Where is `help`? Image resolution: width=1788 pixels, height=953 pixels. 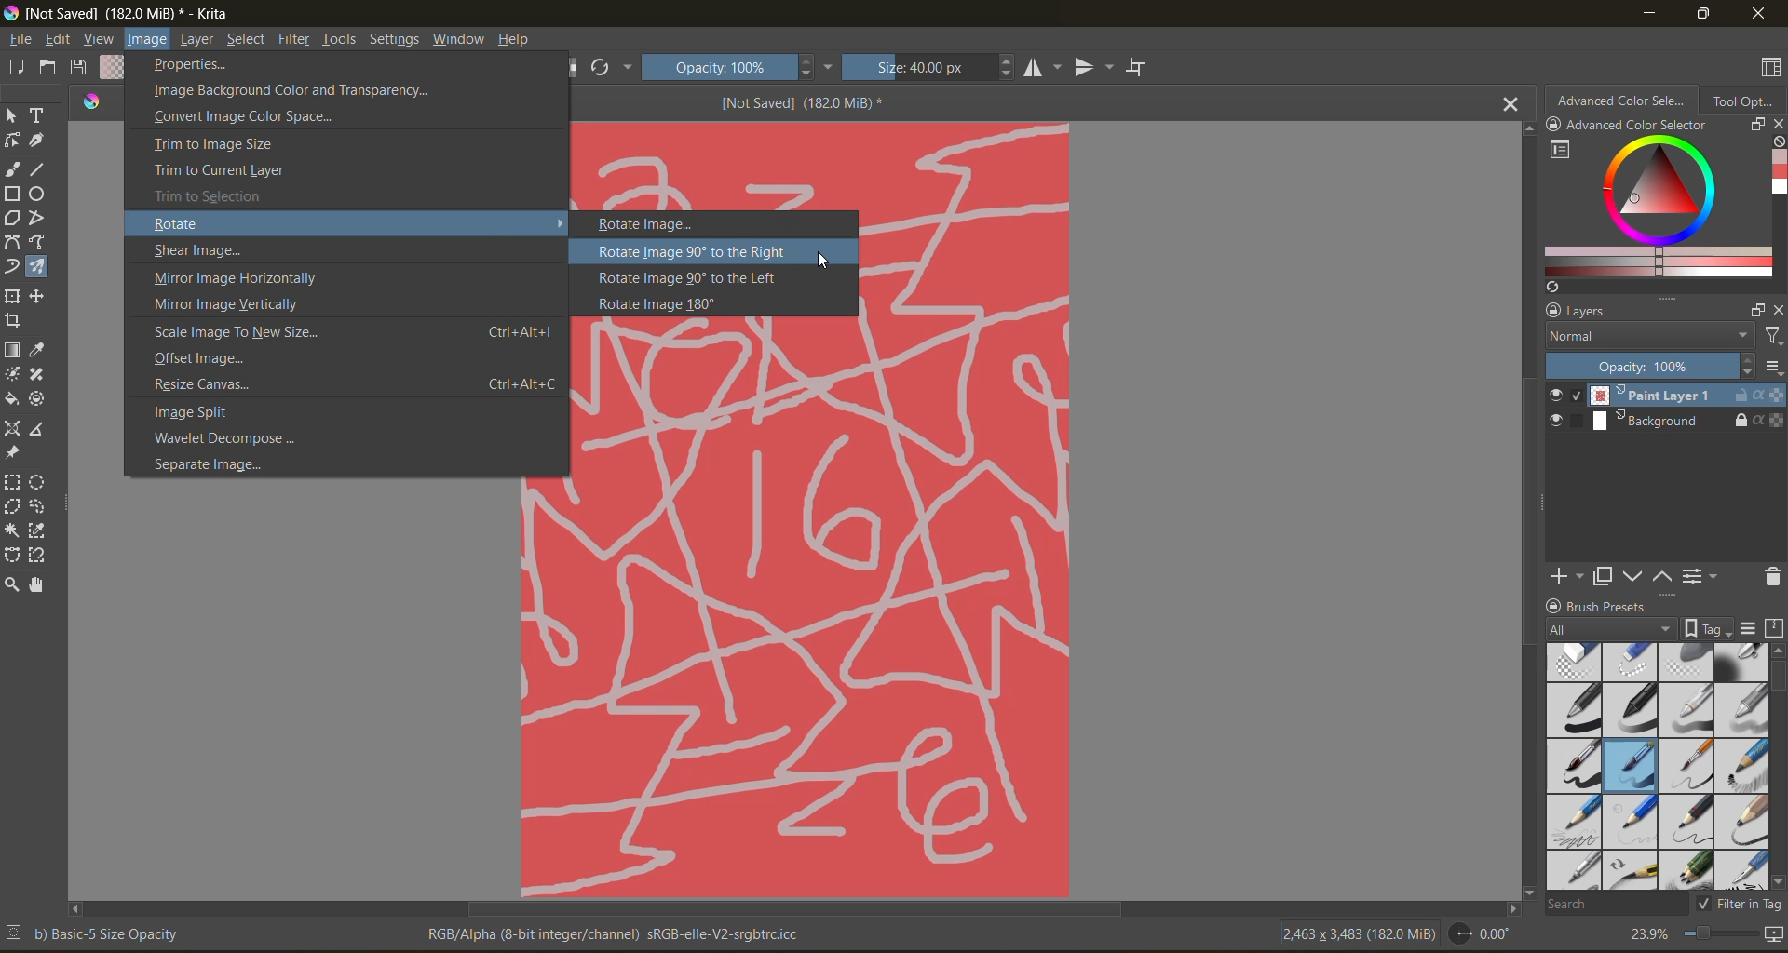
help is located at coordinates (523, 42).